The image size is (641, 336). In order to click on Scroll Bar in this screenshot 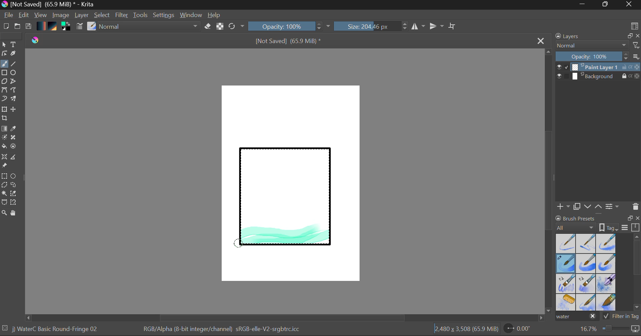, I will do `click(285, 318)`.